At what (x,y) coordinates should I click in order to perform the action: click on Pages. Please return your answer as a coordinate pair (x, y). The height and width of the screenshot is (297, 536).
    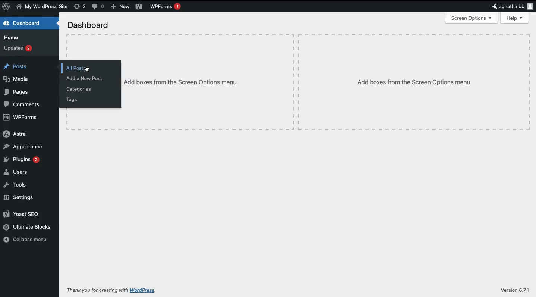
    Looking at the image, I should click on (19, 93).